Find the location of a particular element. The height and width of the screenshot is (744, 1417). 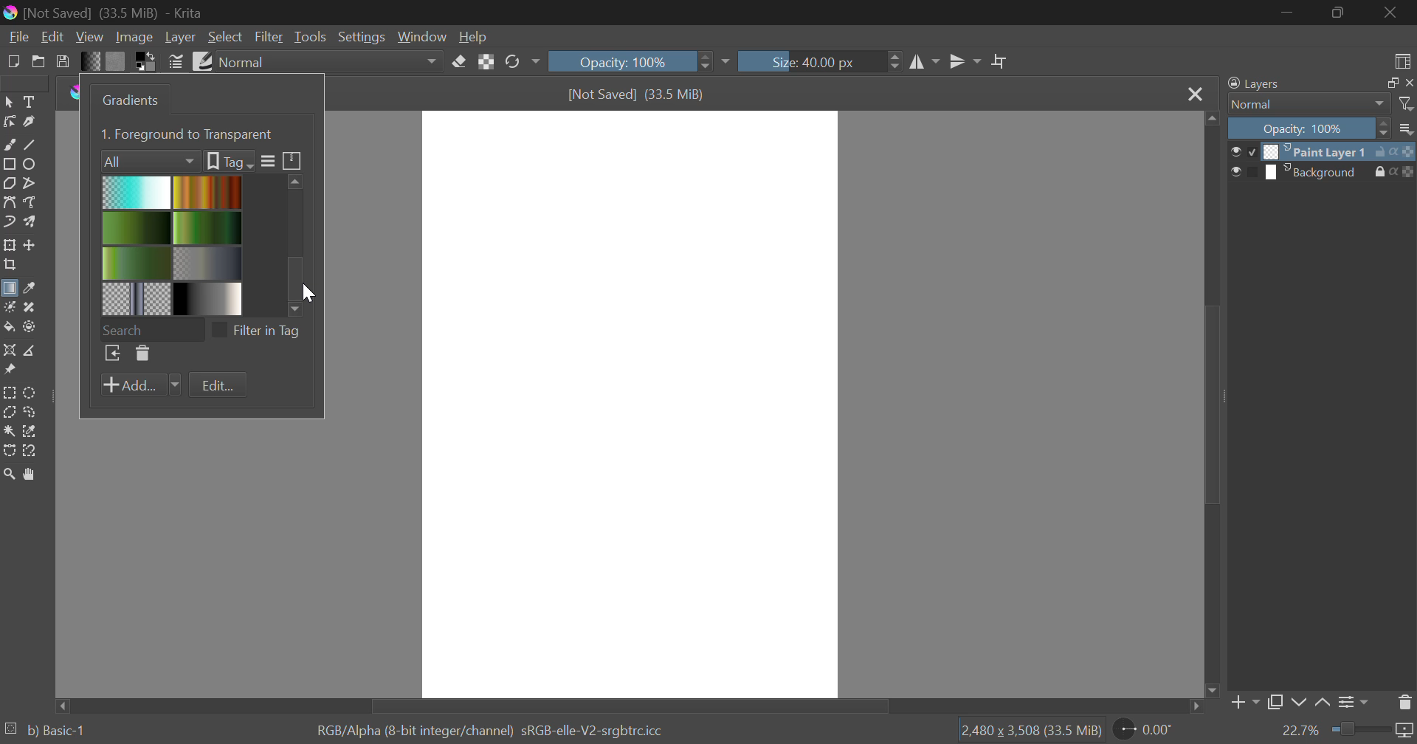

Normal is located at coordinates (1300, 104).